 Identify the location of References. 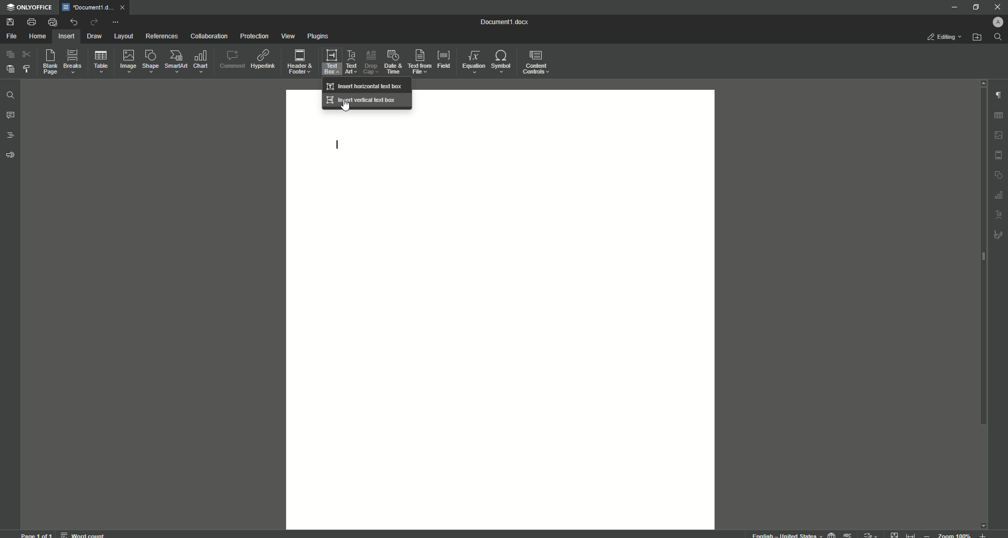
(162, 36).